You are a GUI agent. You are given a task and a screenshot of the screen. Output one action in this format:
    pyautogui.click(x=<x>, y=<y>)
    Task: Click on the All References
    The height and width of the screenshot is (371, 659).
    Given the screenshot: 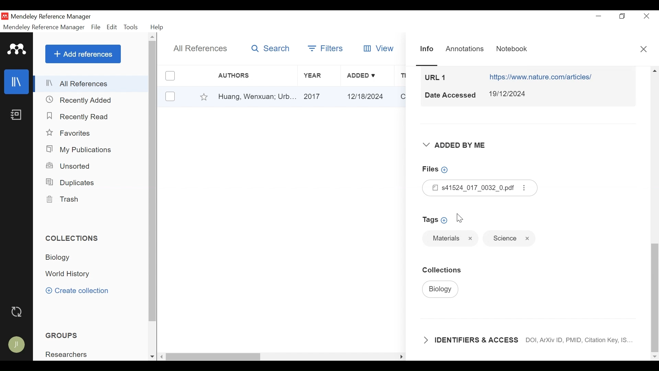 What is the action you would take?
    pyautogui.click(x=92, y=83)
    